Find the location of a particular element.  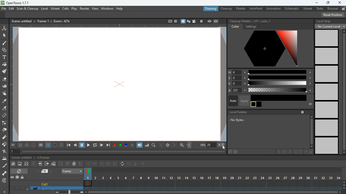

press is located at coordinates (4, 137).